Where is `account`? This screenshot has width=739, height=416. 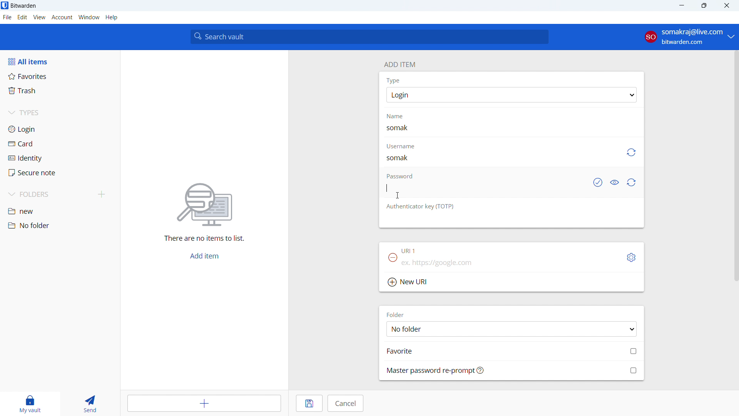
account is located at coordinates (62, 17).